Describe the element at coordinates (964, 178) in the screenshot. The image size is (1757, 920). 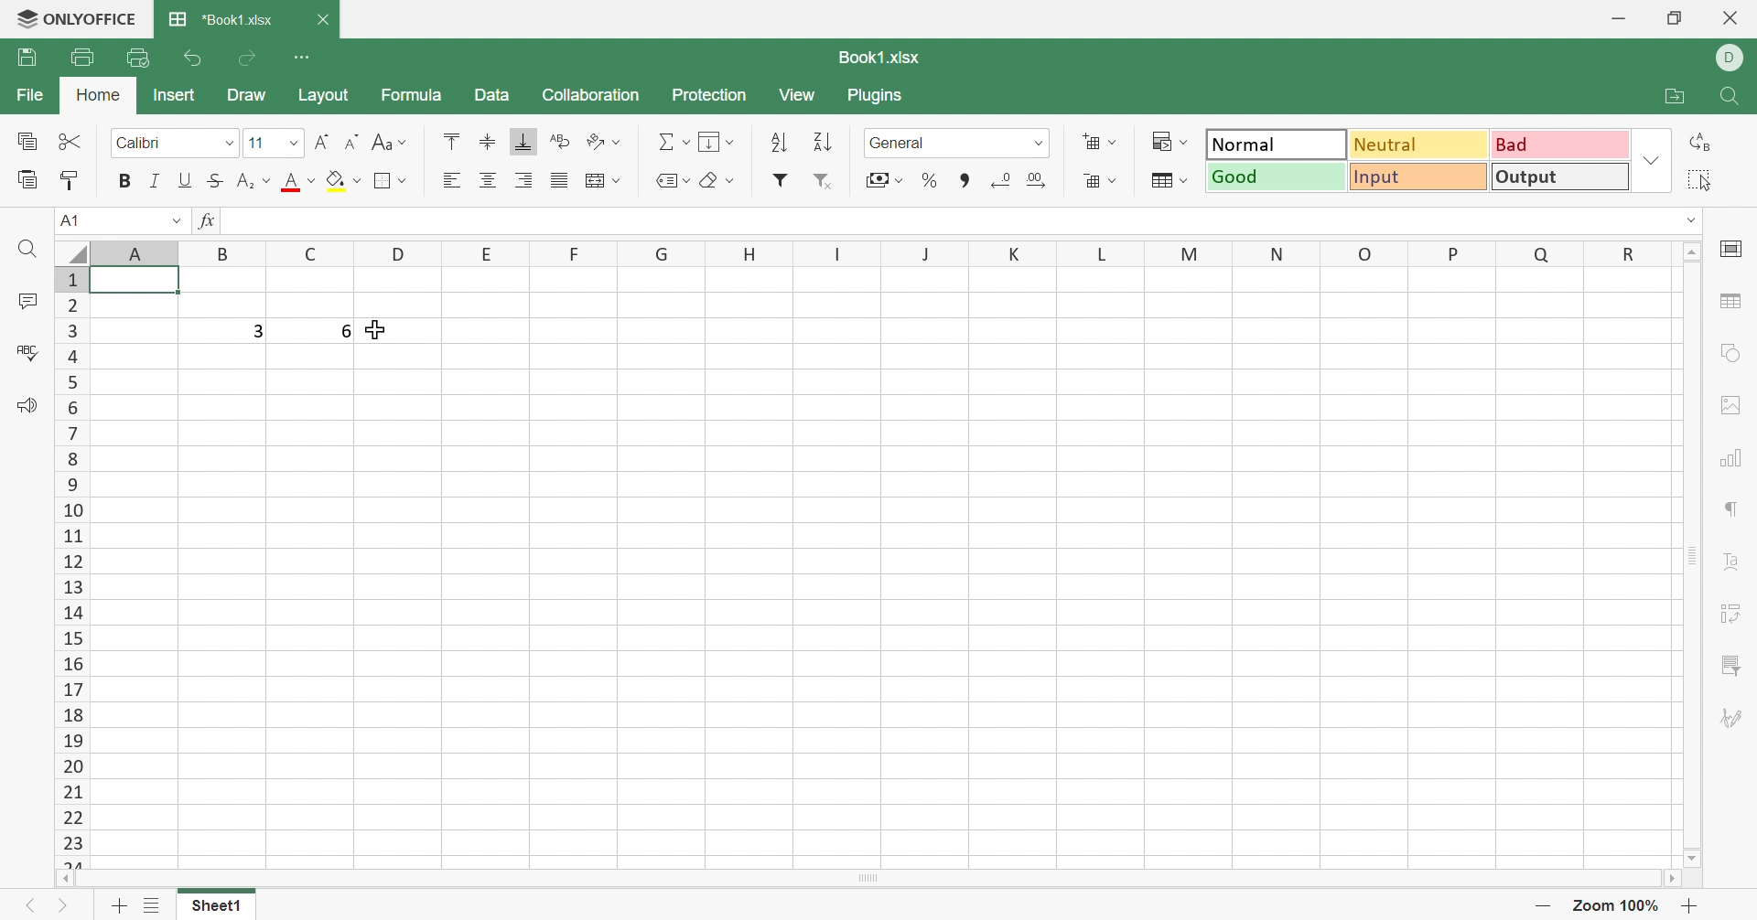
I see `Comma style` at that location.